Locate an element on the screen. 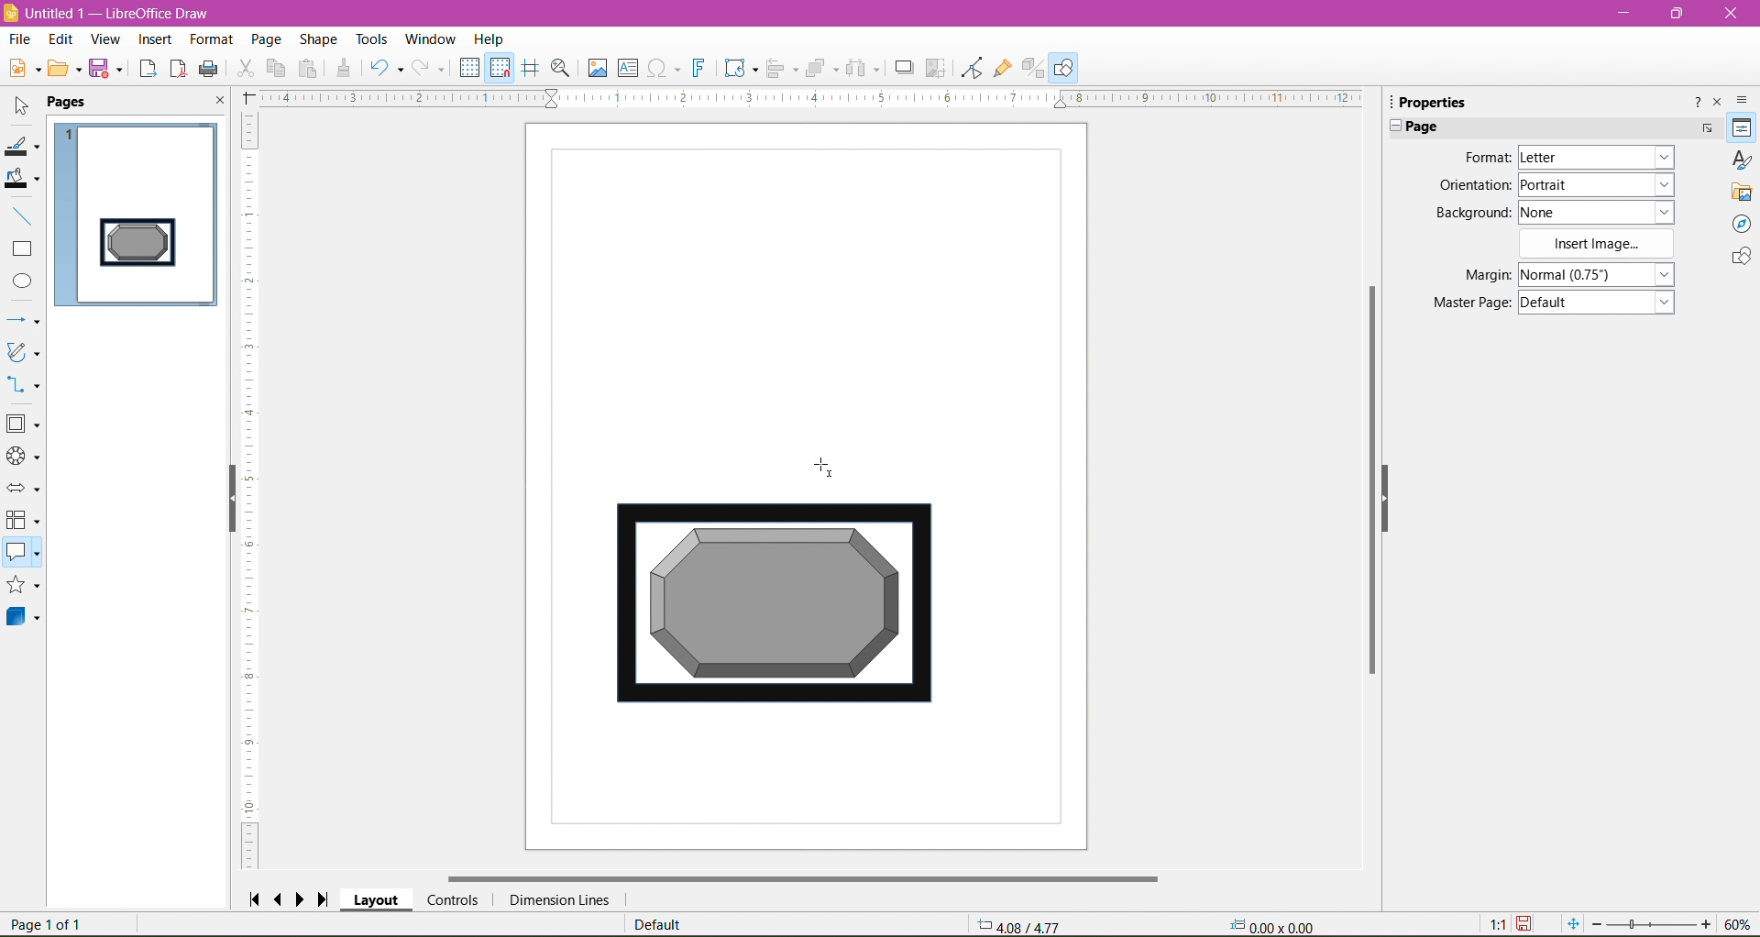 This screenshot has width=1760, height=937. Export directly as PDF is located at coordinates (178, 69).